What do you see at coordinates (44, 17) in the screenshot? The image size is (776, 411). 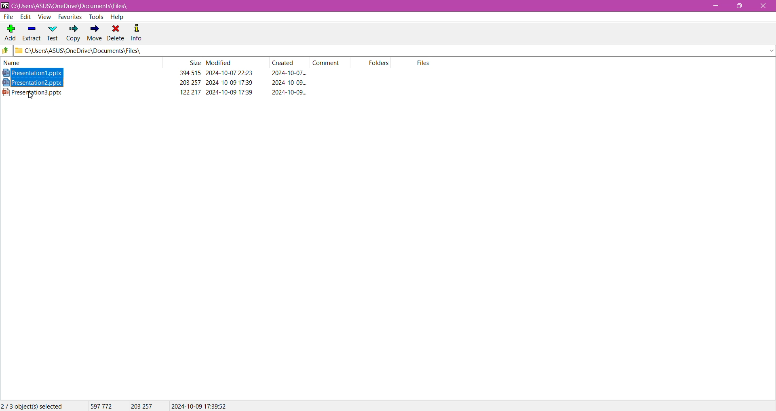 I see `View` at bounding box center [44, 17].